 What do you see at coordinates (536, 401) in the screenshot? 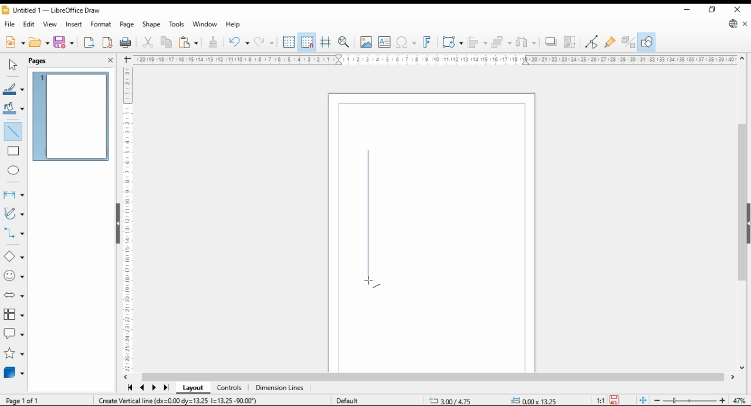
I see `0.00x0.00` at bounding box center [536, 401].